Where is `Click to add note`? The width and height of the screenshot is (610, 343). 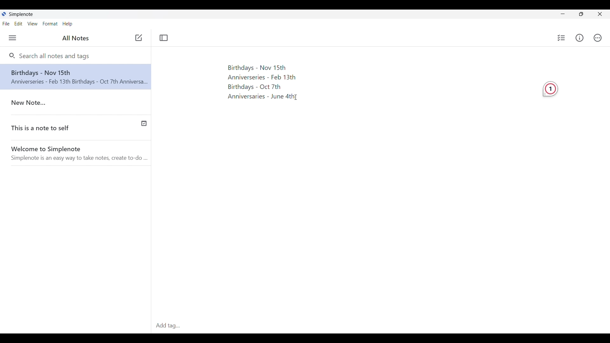
Click to add note is located at coordinates (139, 37).